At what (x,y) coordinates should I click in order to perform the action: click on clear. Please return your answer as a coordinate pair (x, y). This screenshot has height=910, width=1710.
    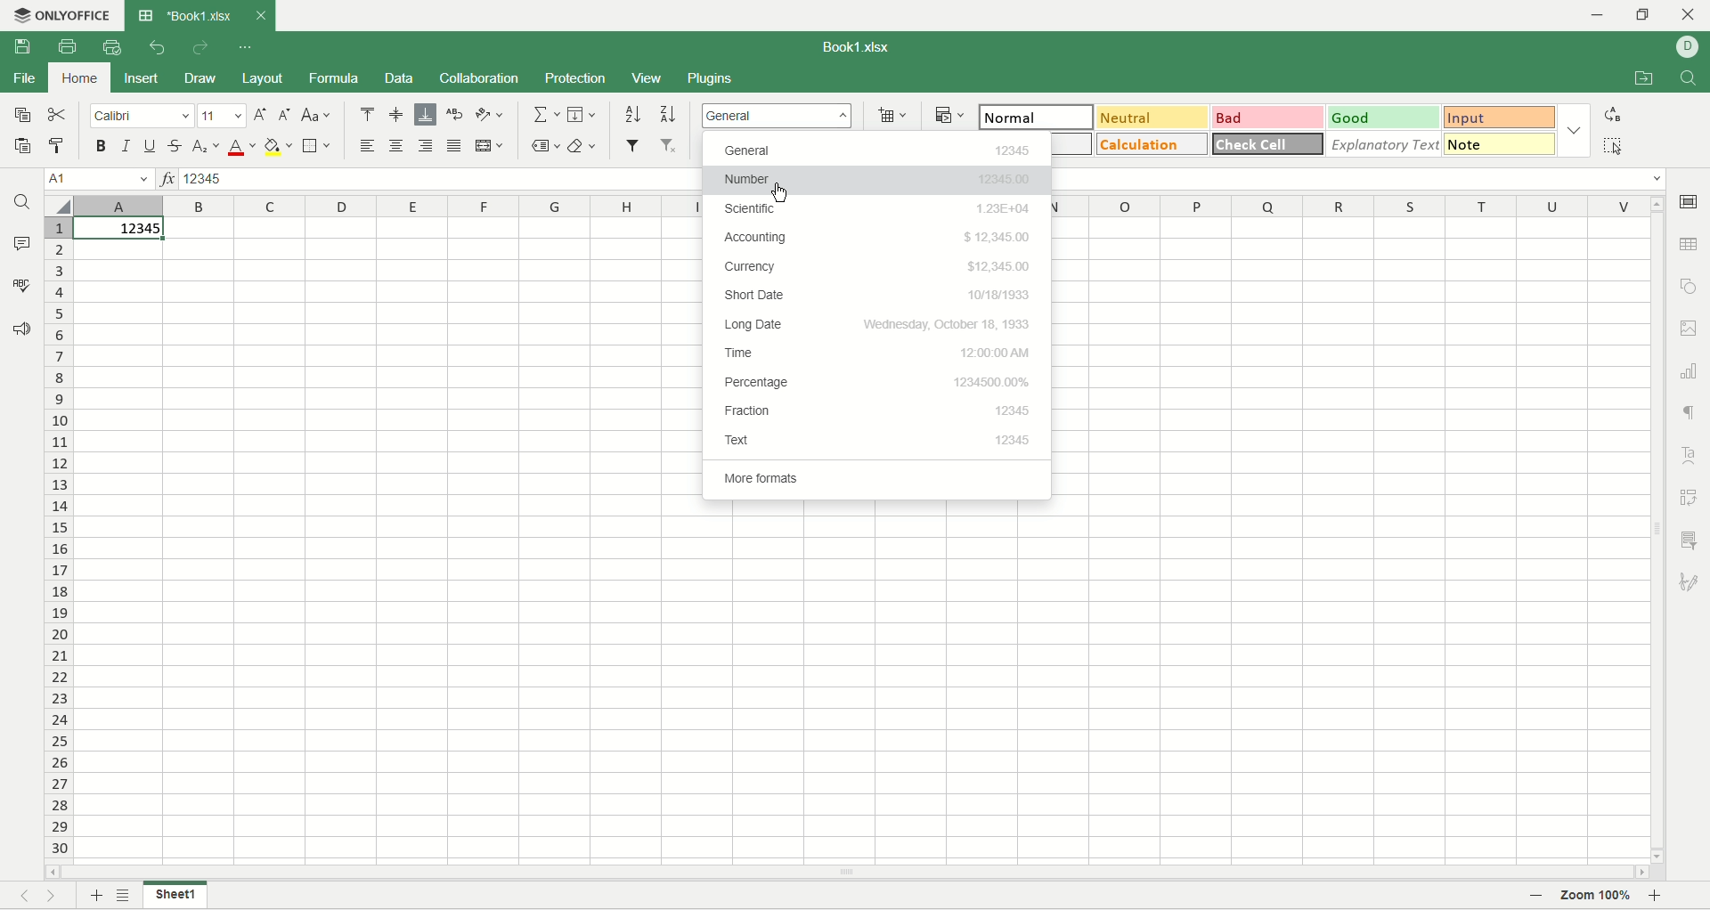
    Looking at the image, I should click on (585, 147).